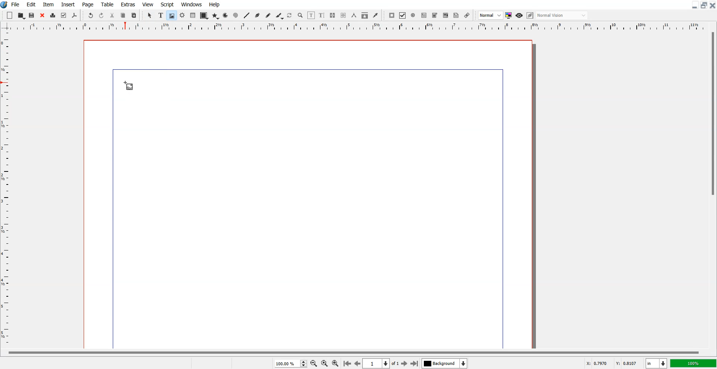 The image size is (717, 369). Describe the element at coordinates (435, 16) in the screenshot. I see `PDF Combo Box` at that location.